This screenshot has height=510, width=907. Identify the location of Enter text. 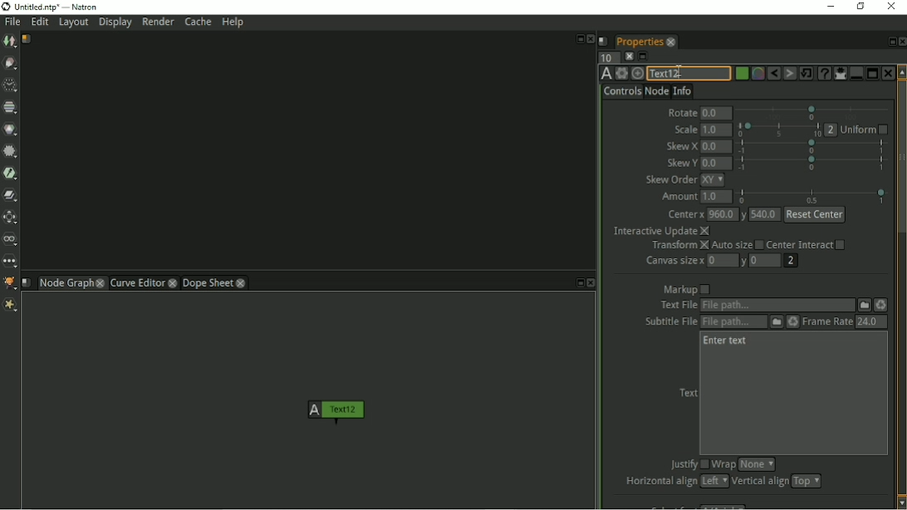
(726, 341).